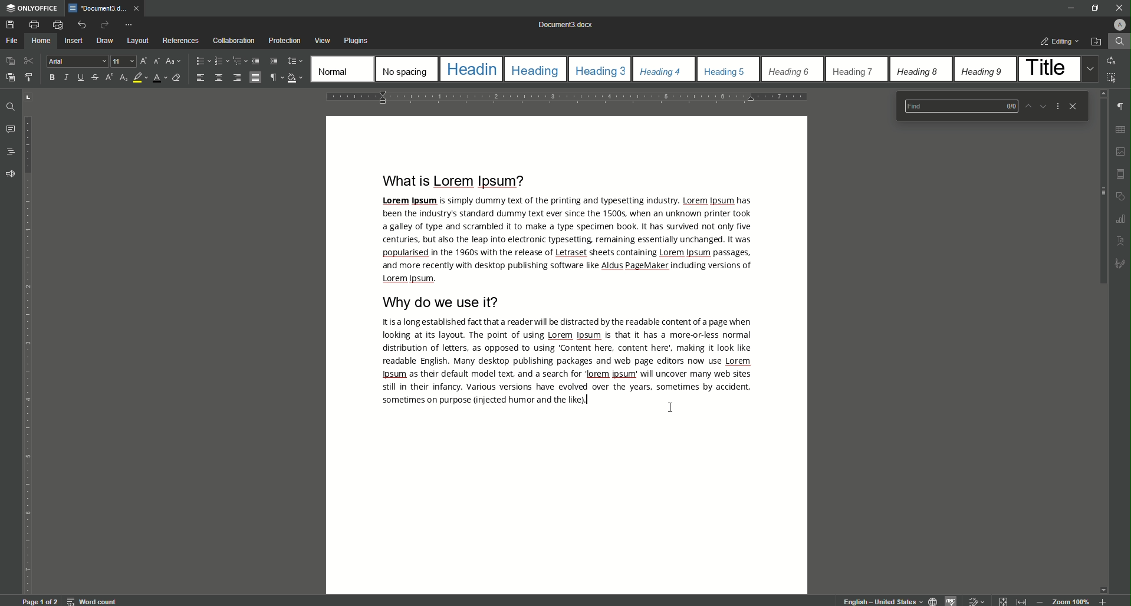 This screenshot has width=1131, height=606. Describe the element at coordinates (340, 67) in the screenshot. I see `Normal` at that location.